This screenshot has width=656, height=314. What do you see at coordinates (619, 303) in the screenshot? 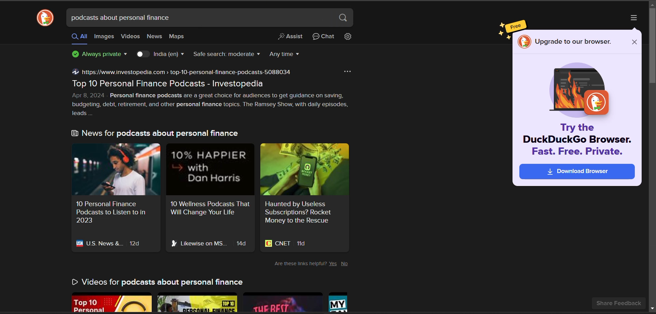
I see `share feedback` at bounding box center [619, 303].